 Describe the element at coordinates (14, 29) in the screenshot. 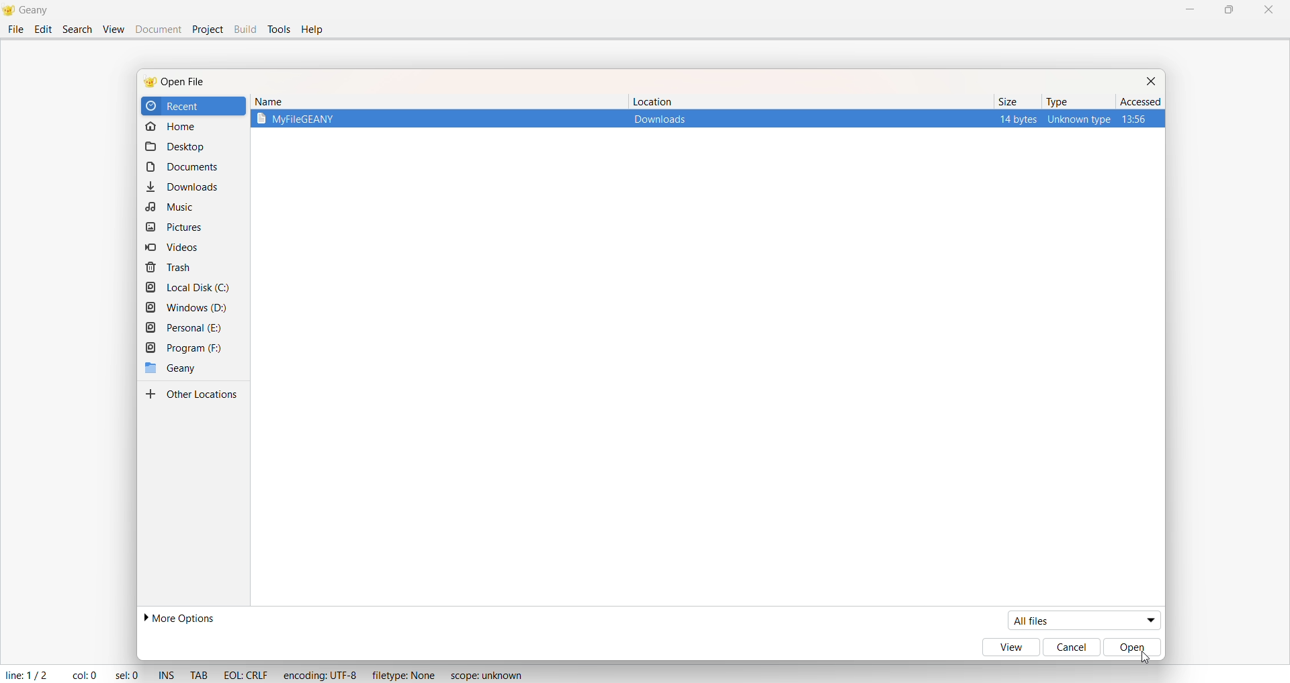

I see `File` at that location.